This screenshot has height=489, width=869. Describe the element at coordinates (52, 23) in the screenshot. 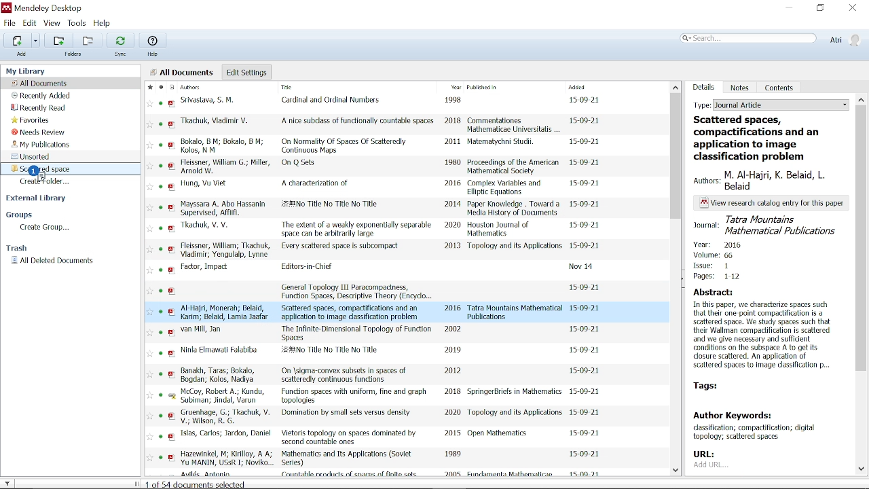

I see `View` at that location.